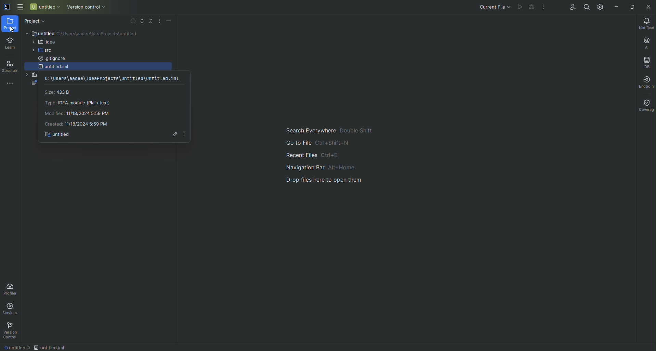 Image resolution: width=656 pixels, height=351 pixels. What do you see at coordinates (19, 7) in the screenshot?
I see `Main Menu` at bounding box center [19, 7].